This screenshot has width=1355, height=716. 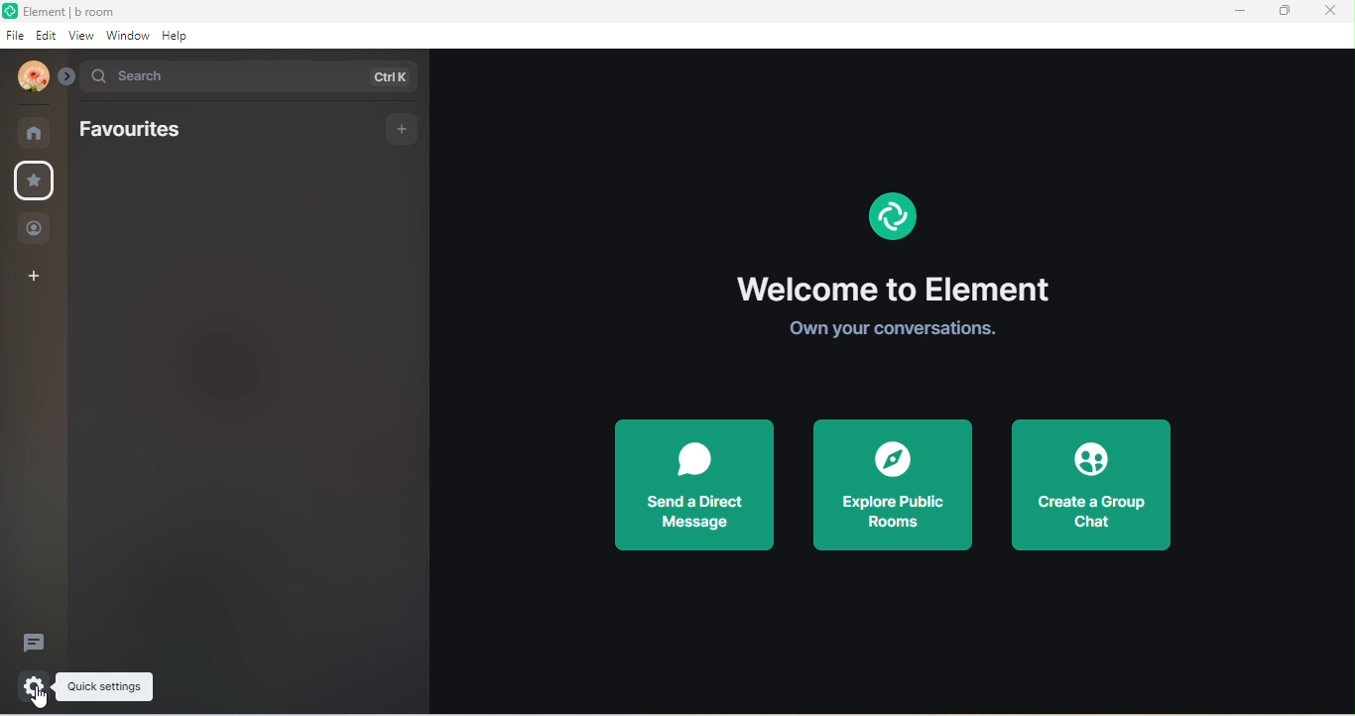 What do you see at coordinates (14, 37) in the screenshot?
I see `file` at bounding box center [14, 37].